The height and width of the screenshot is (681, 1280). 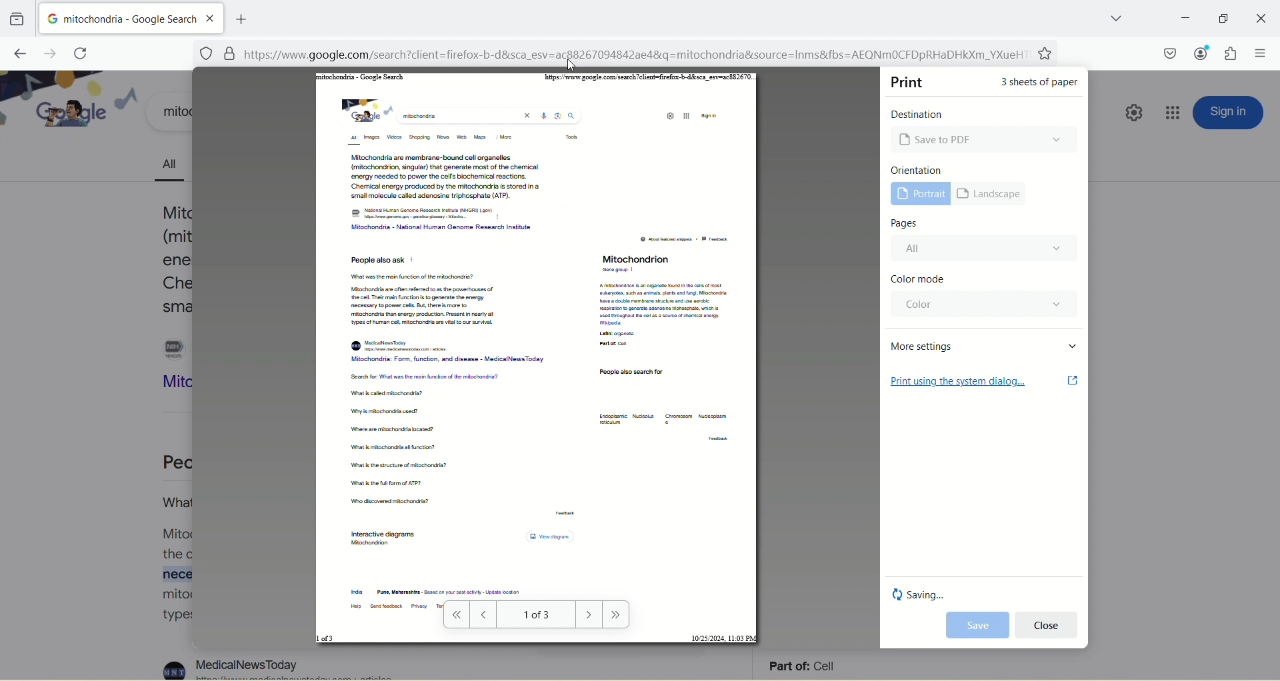 I want to click on Microsoft print to PDF, so click(x=985, y=139).